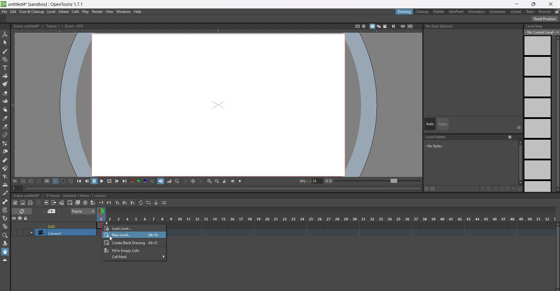  I want to click on tracker tool, so click(5, 211).